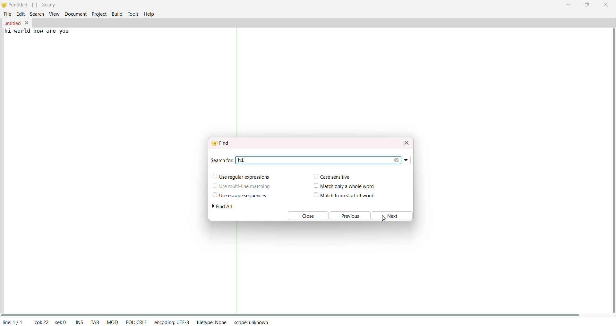 This screenshot has height=326, width=616. What do you see at coordinates (211, 322) in the screenshot?
I see `filetype: none` at bounding box center [211, 322].